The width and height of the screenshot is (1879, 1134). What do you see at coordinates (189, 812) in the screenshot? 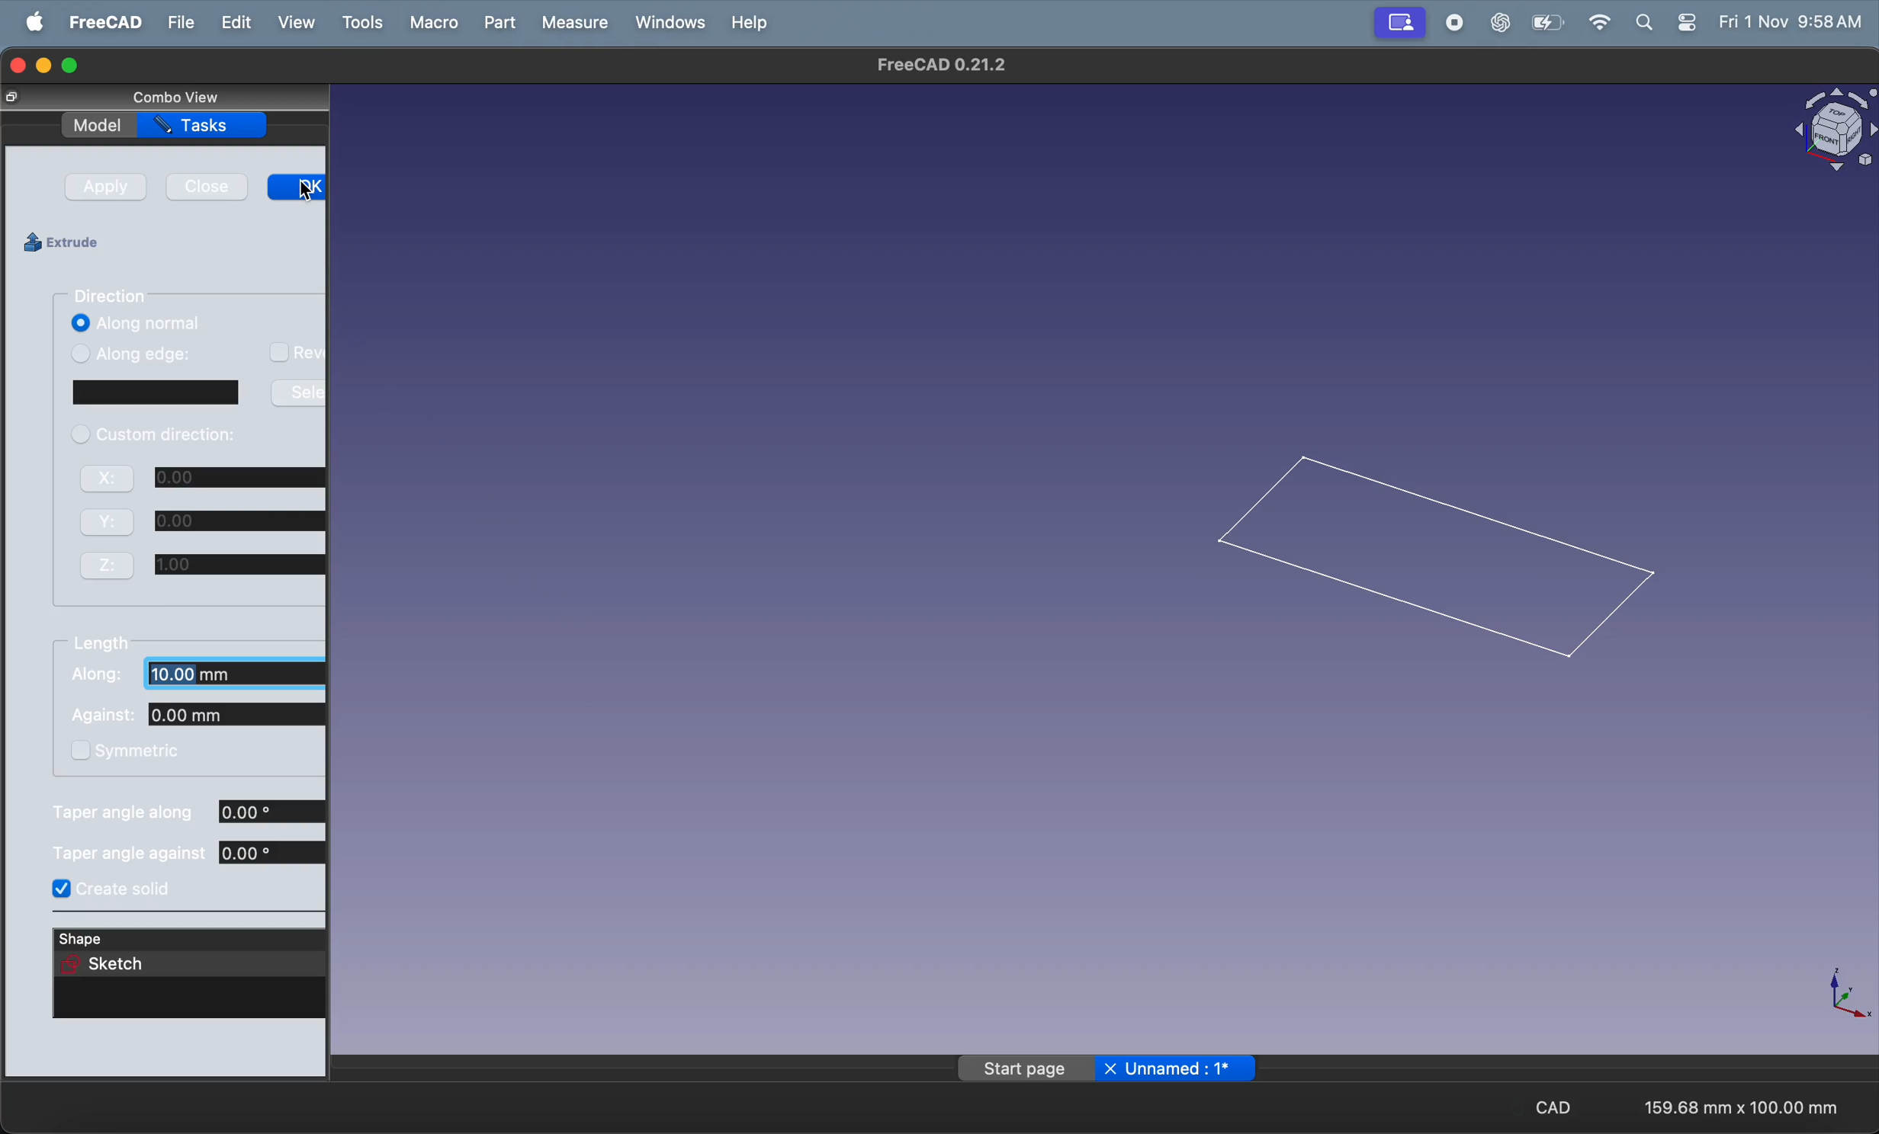
I see `tapper angle along` at bounding box center [189, 812].